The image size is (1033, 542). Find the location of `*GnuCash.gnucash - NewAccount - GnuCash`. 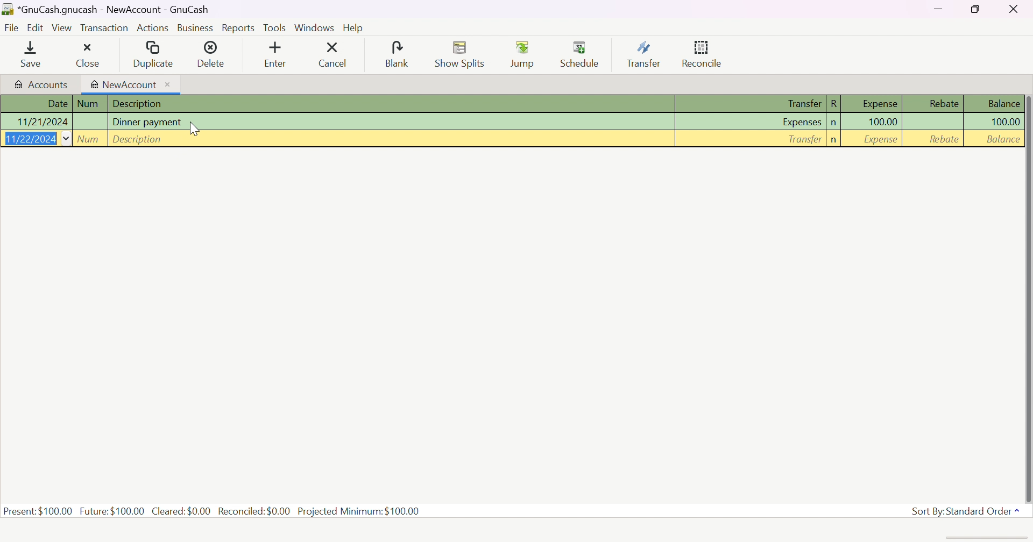

*GnuCash.gnucash - NewAccount - GnuCash is located at coordinates (116, 10).